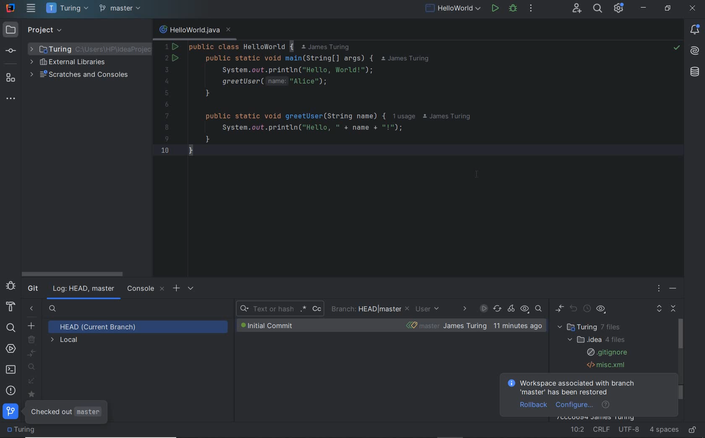  Describe the element at coordinates (559, 309) in the screenshot. I see `show diff` at that location.